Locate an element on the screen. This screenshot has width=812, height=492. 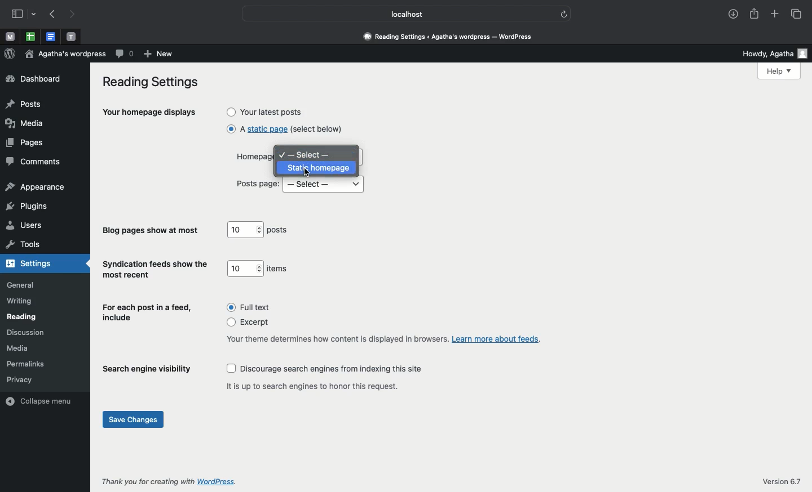
Pinned tabs is located at coordinates (53, 36).